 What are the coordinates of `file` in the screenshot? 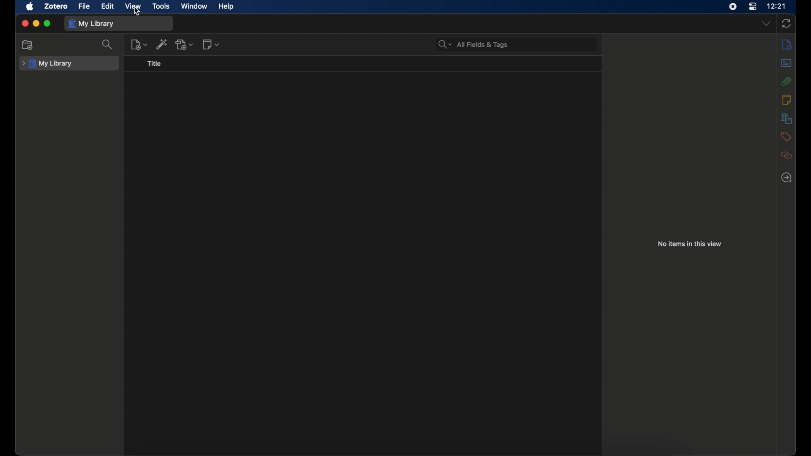 It's located at (84, 6).